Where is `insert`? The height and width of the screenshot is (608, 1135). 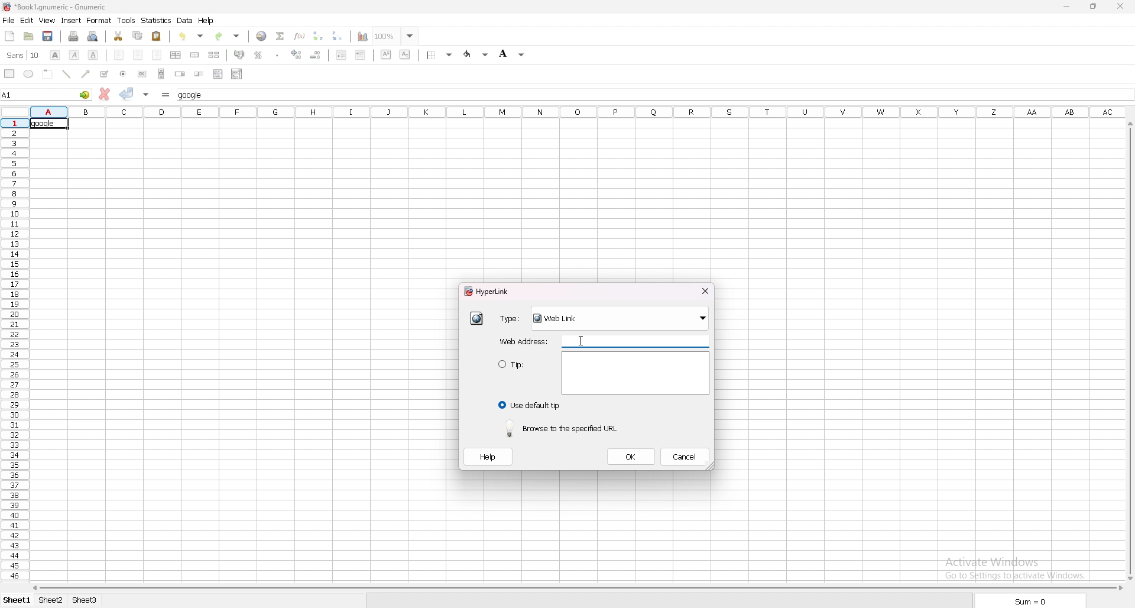 insert is located at coordinates (71, 21).